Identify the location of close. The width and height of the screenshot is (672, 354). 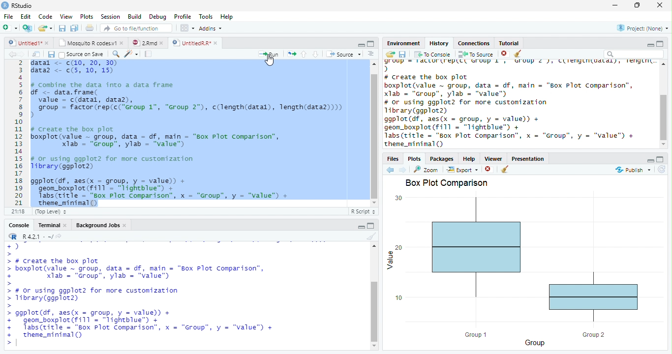
(660, 5).